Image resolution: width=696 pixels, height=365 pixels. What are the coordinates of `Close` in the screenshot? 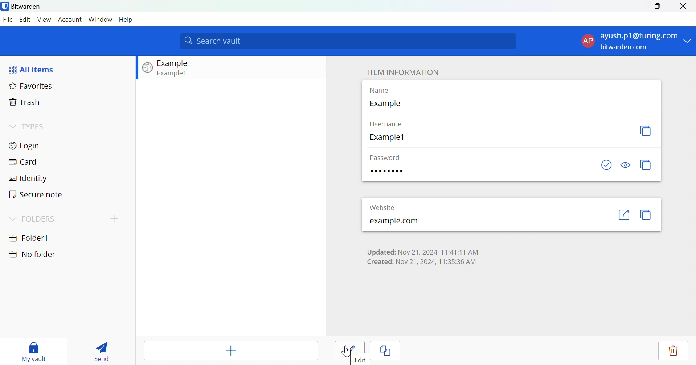 It's located at (686, 6).